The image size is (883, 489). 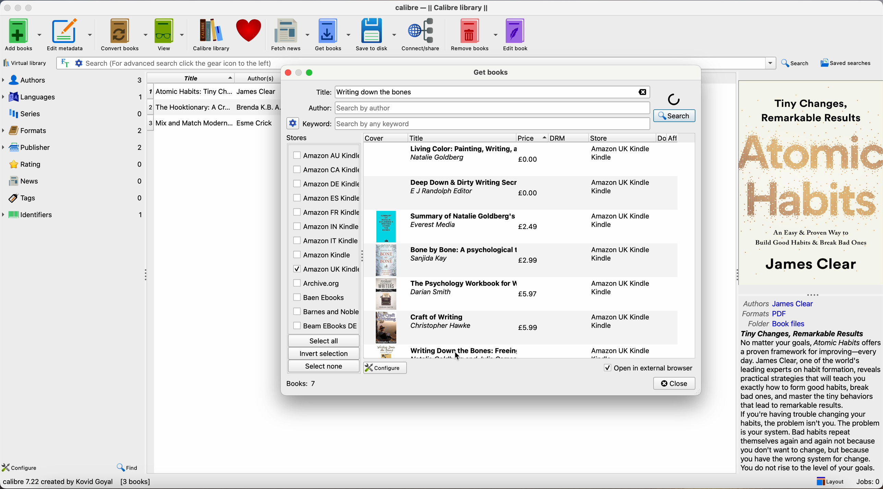 I want to click on settings, so click(x=293, y=123).